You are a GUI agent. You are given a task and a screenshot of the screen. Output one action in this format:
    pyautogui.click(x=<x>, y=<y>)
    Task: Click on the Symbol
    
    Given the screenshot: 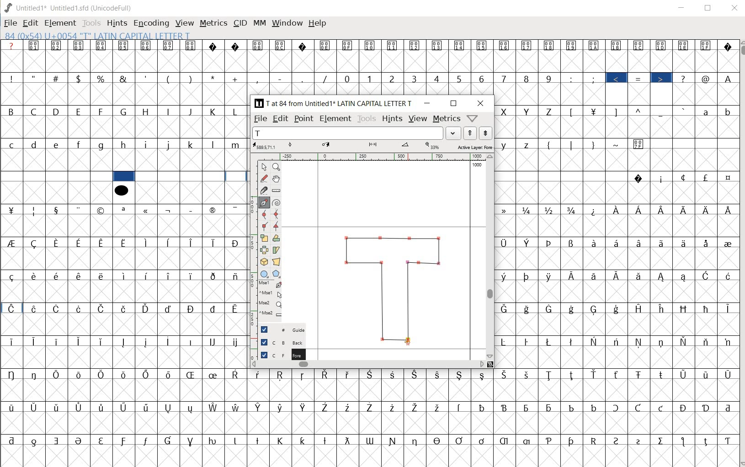 What is the action you would take?
    pyautogui.click(x=415, y=374)
    